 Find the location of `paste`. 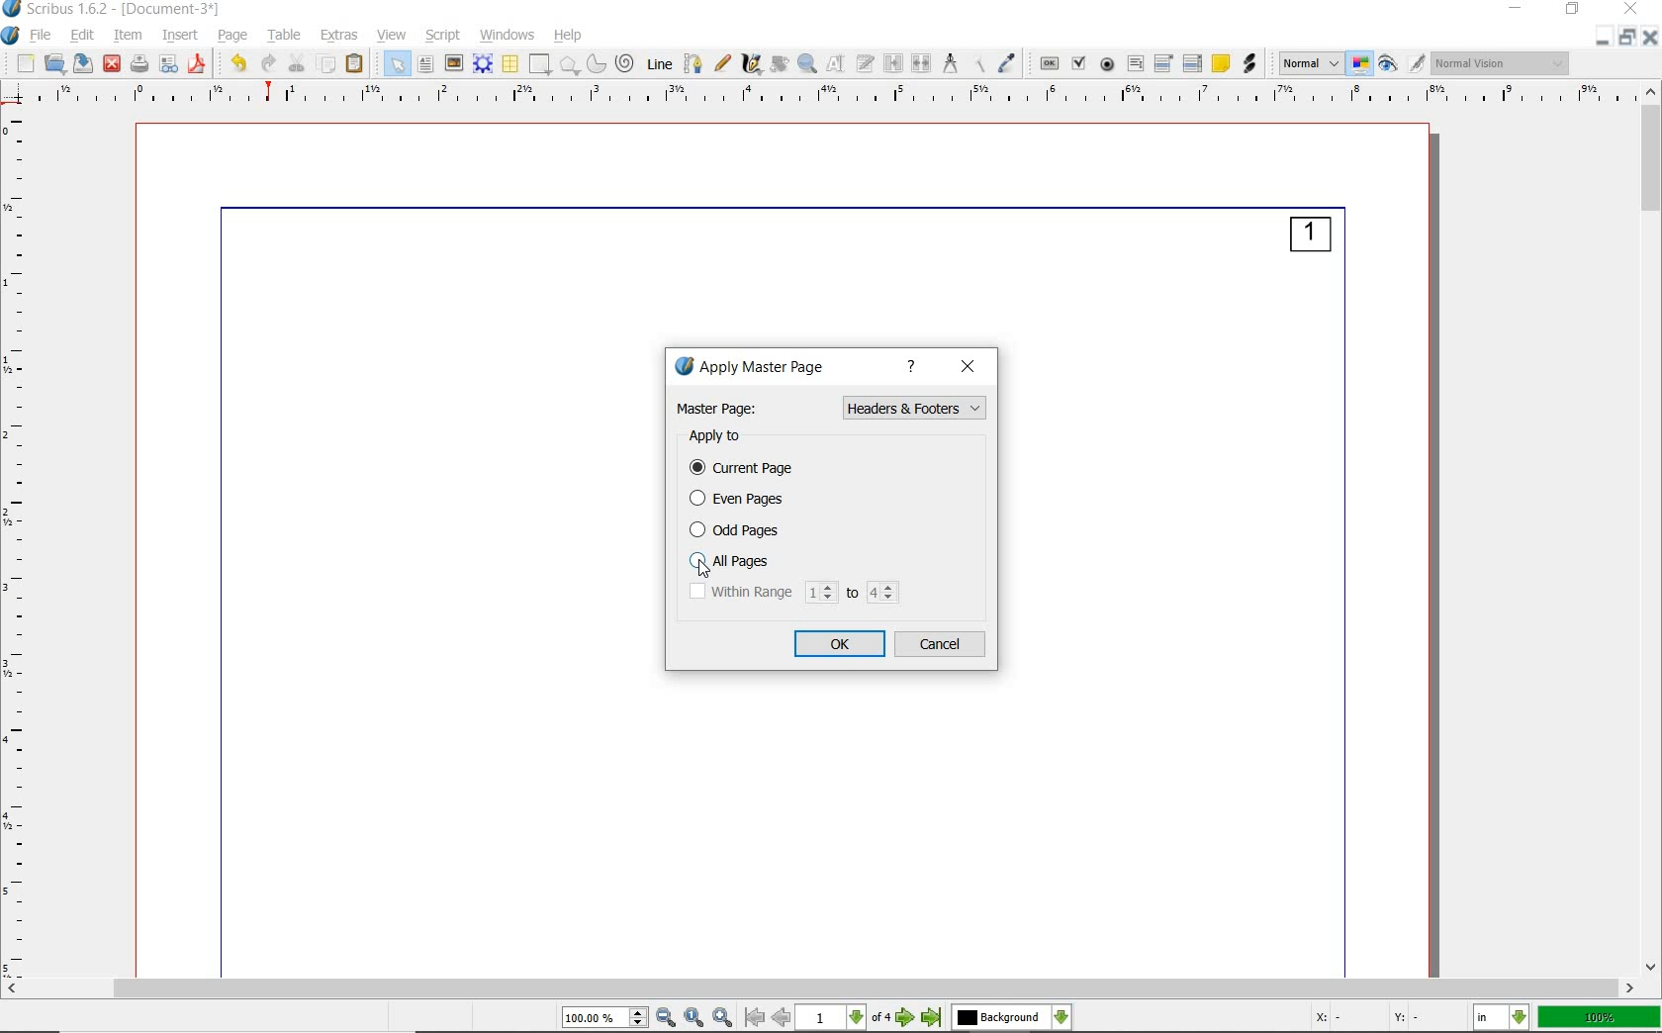

paste is located at coordinates (356, 64).